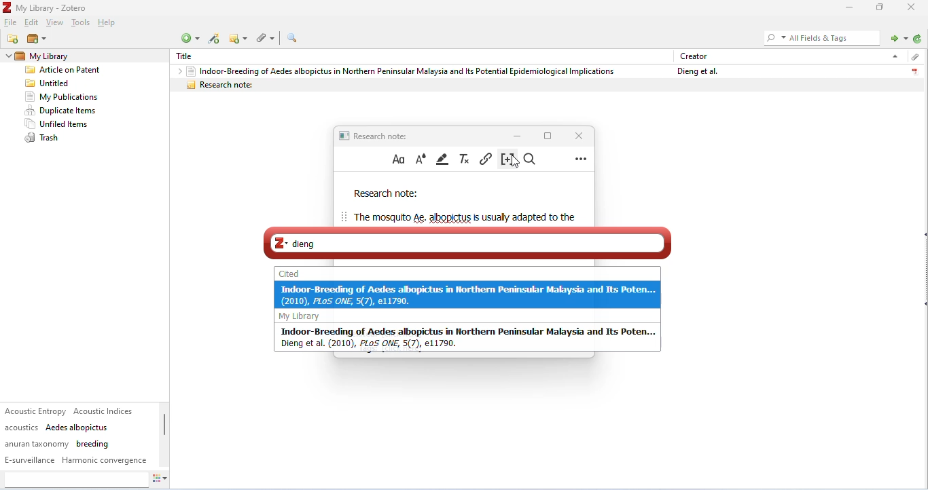  I want to click on new library, so click(36, 39).